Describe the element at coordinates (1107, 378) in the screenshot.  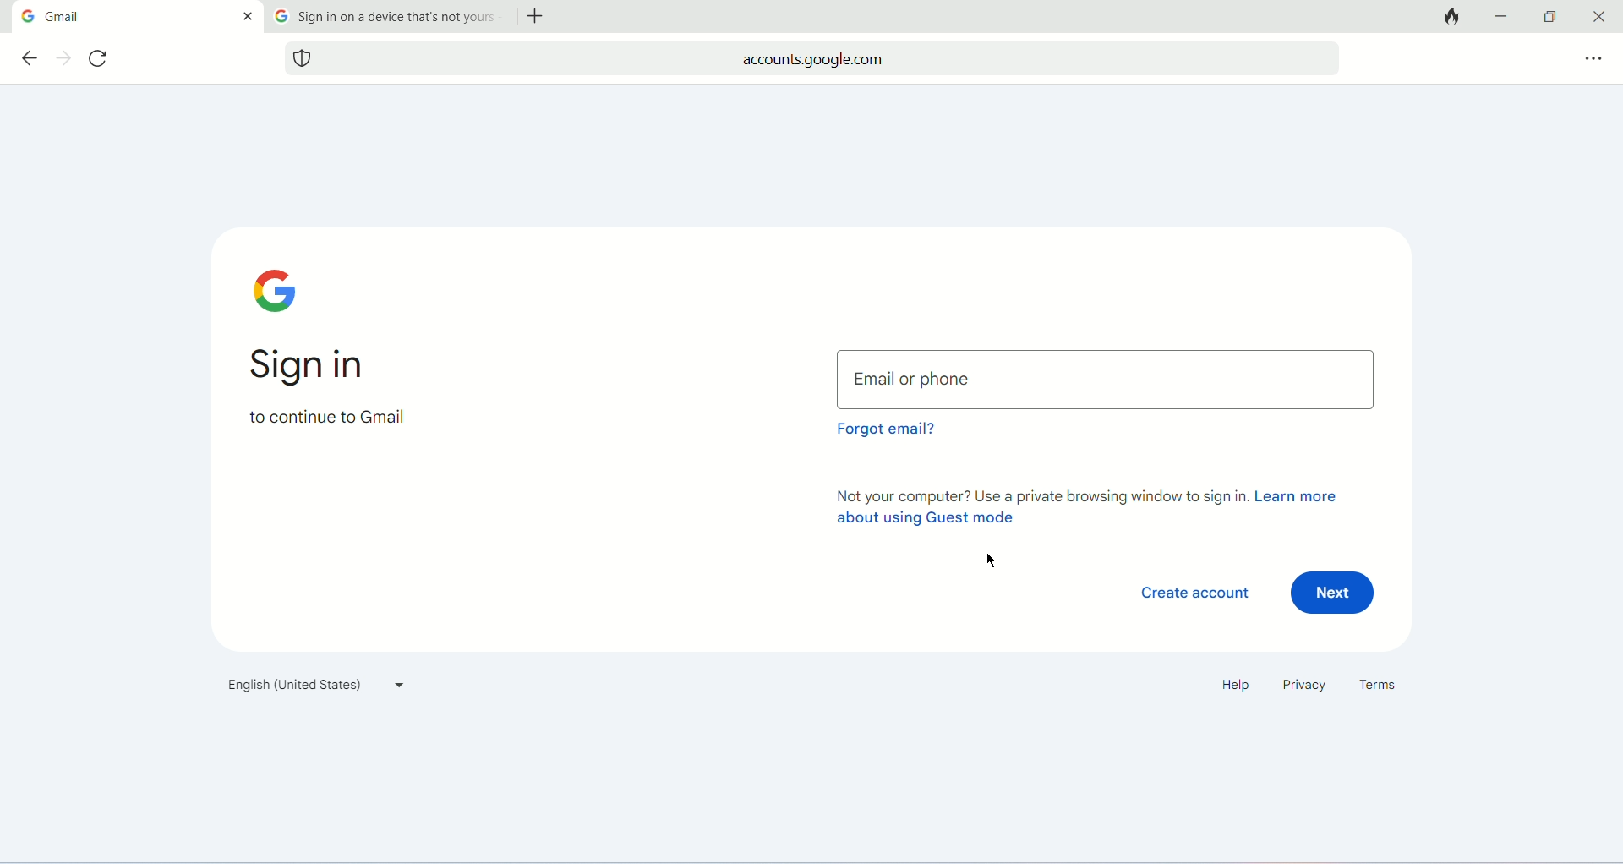
I see `email or phone` at that location.